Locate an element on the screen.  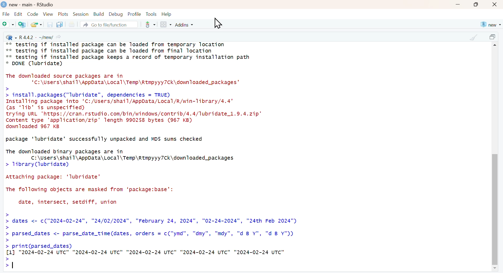
Tools is located at coordinates (151, 14).